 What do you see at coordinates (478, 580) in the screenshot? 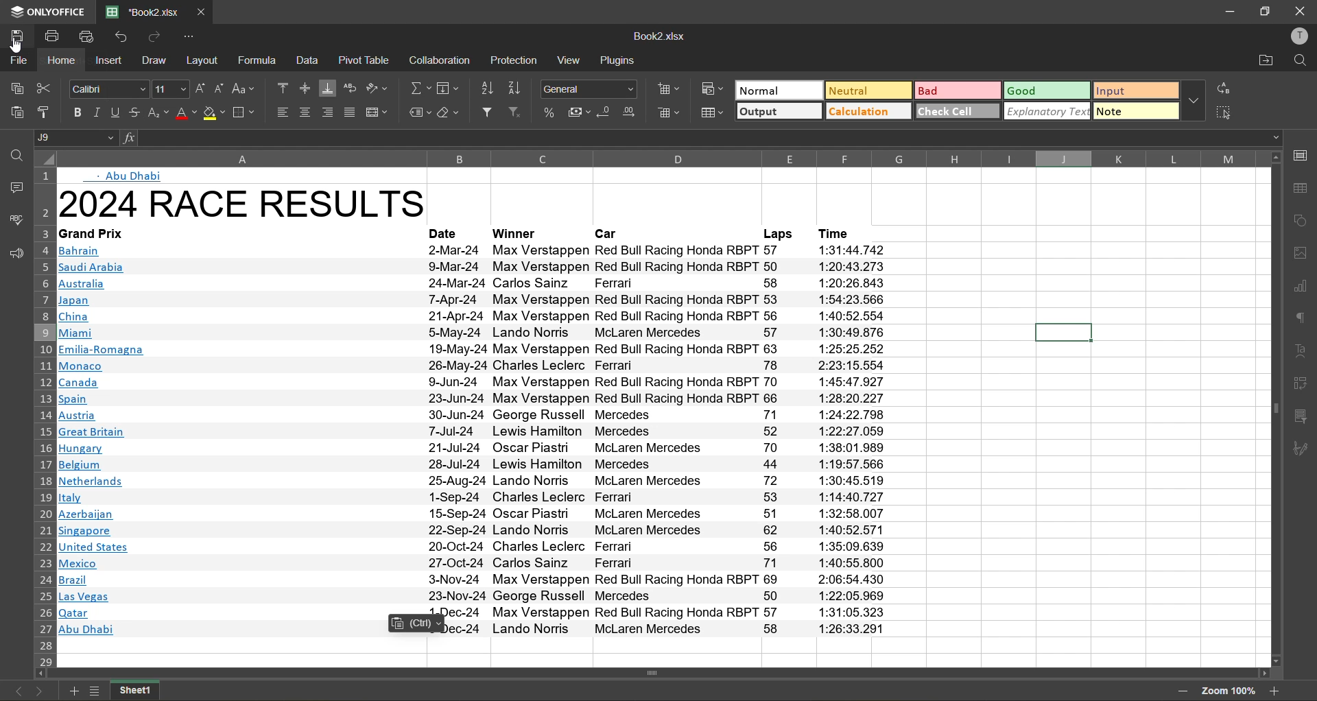
I see `text info` at bounding box center [478, 580].